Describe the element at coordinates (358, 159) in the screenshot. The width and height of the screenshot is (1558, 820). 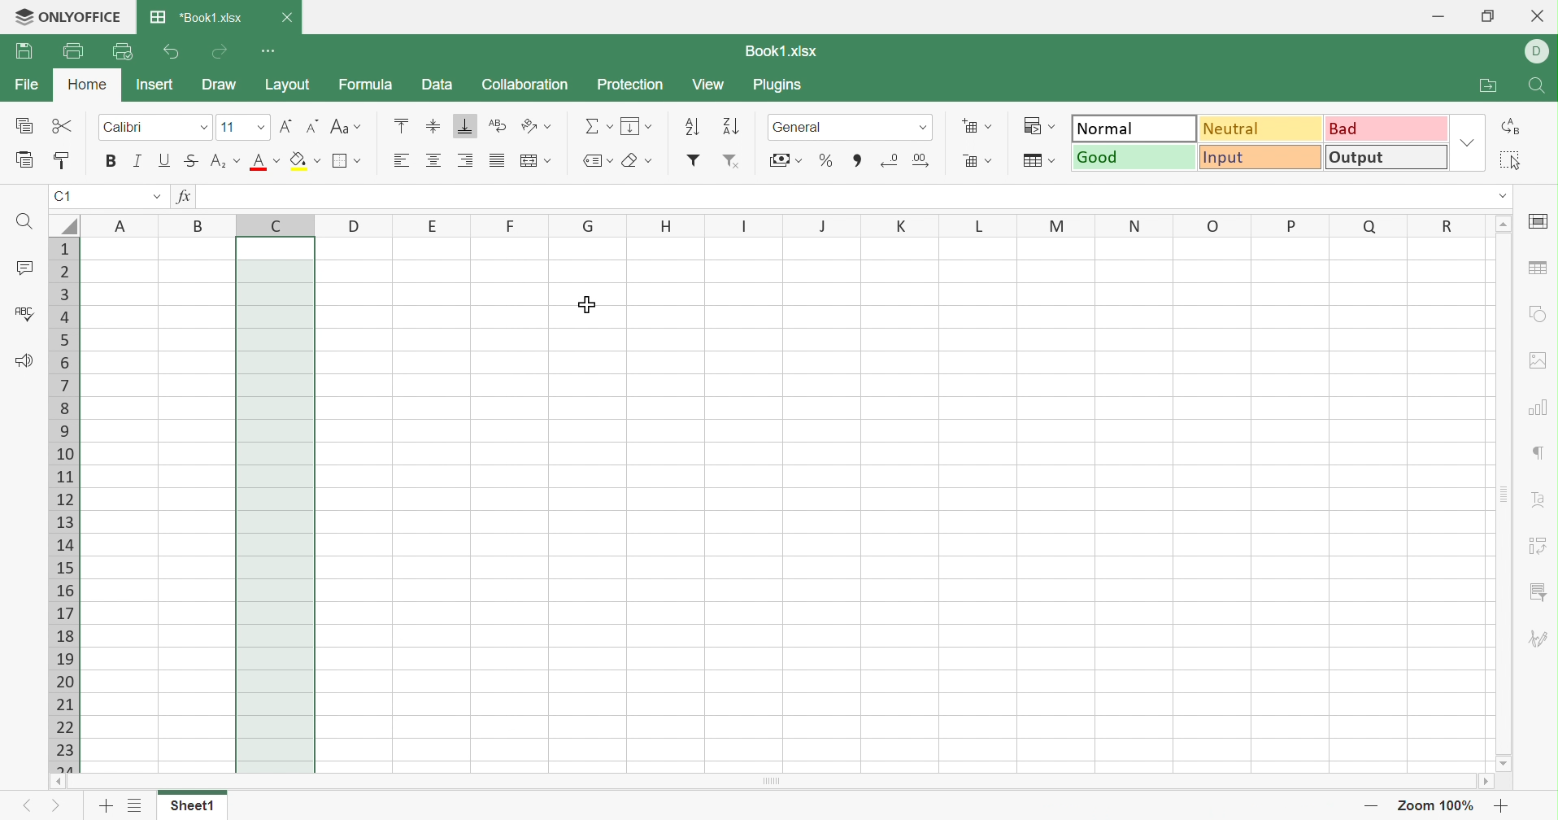
I see `Drop Down` at that location.